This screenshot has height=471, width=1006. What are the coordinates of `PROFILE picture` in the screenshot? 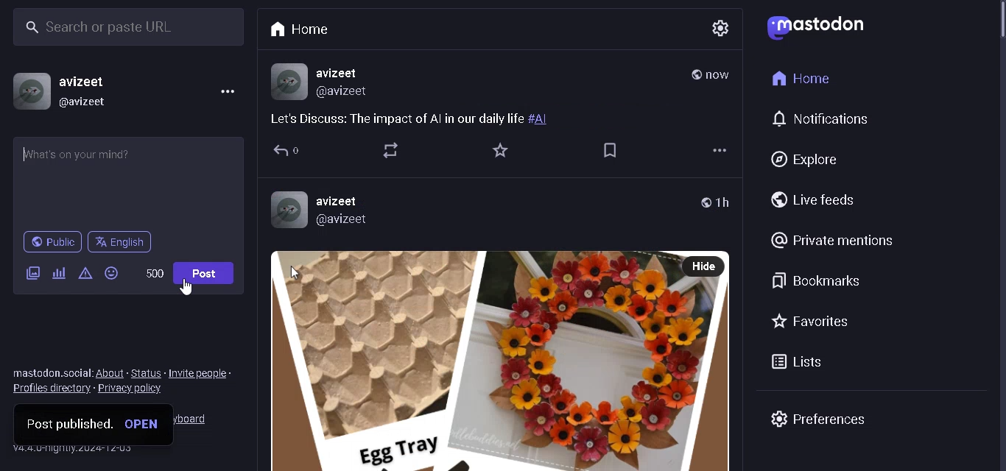 It's located at (286, 82).